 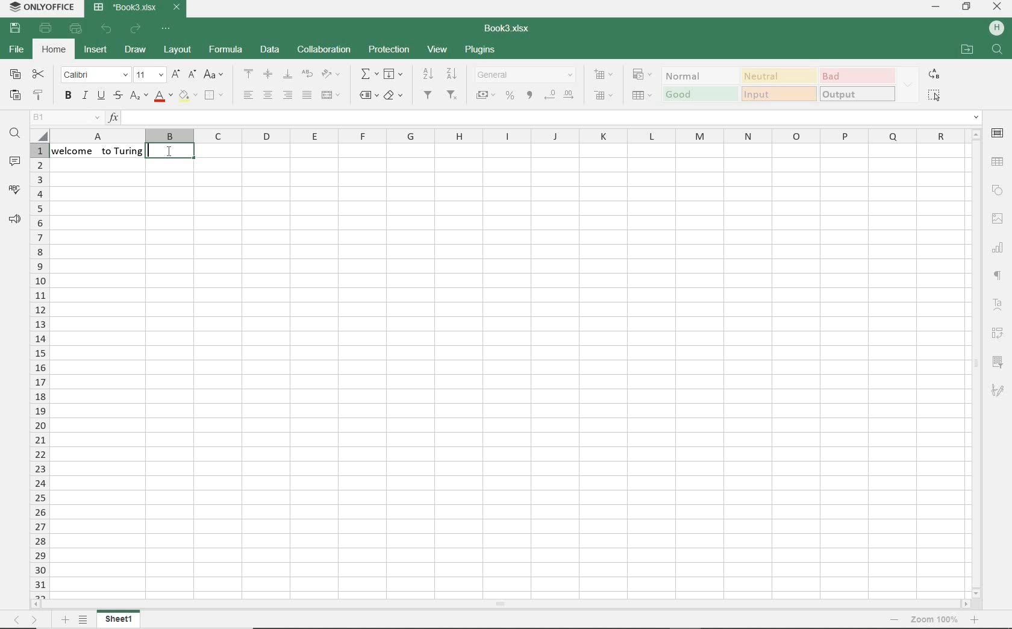 What do you see at coordinates (148, 75) in the screenshot?
I see `font size` at bounding box center [148, 75].